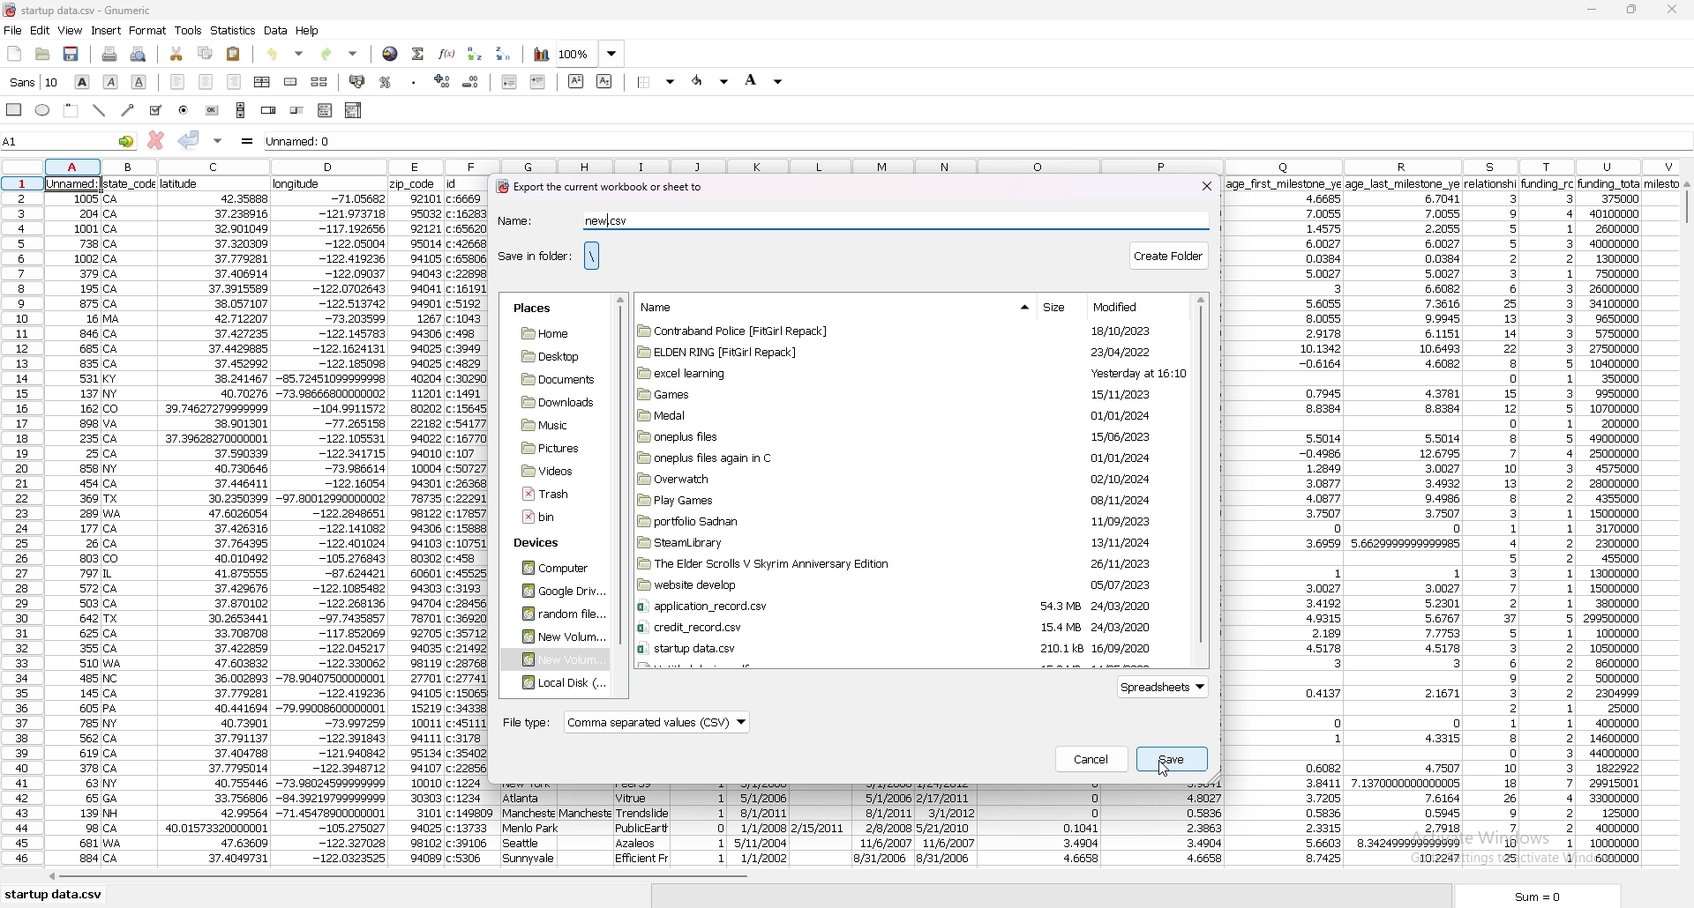 This screenshot has height=908, width=1694. What do you see at coordinates (855, 880) in the screenshot?
I see `scroll bar` at bounding box center [855, 880].